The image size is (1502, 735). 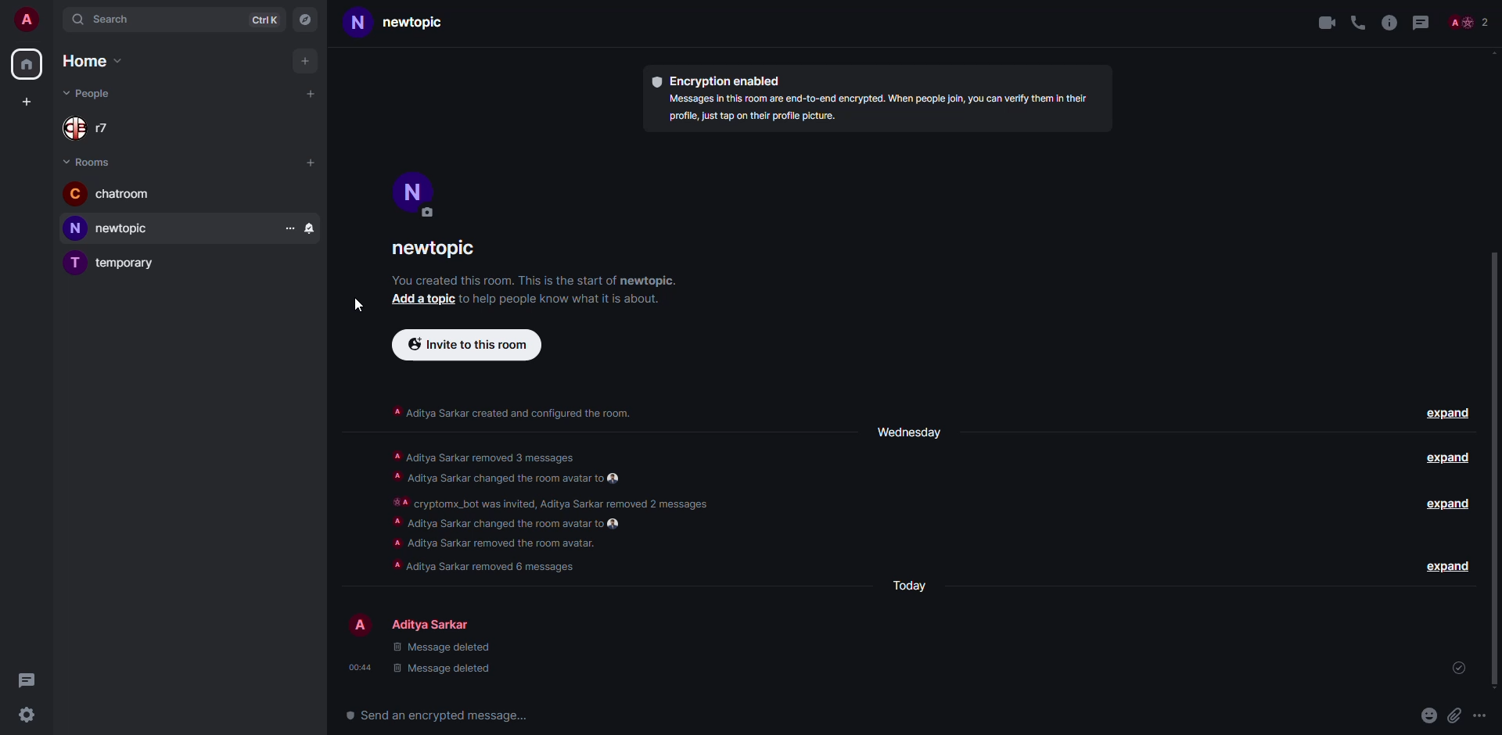 What do you see at coordinates (1428, 714) in the screenshot?
I see `emoji` at bounding box center [1428, 714].